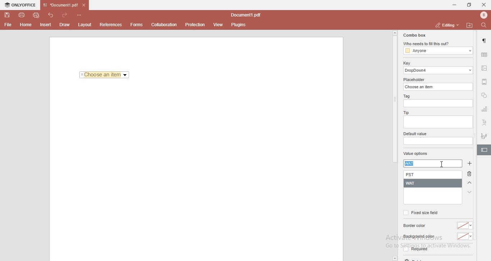 This screenshot has height=261, width=491. What do you see at coordinates (37, 15) in the screenshot?
I see `quick print` at bounding box center [37, 15].